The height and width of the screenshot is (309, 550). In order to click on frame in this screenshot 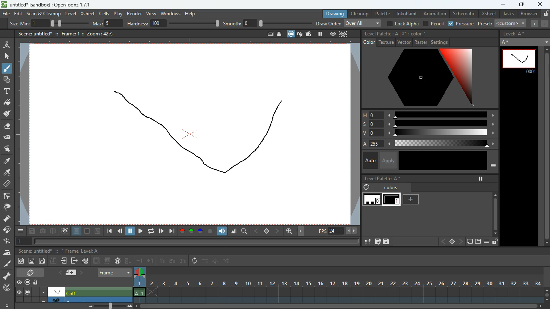, I will do `click(23, 242)`.